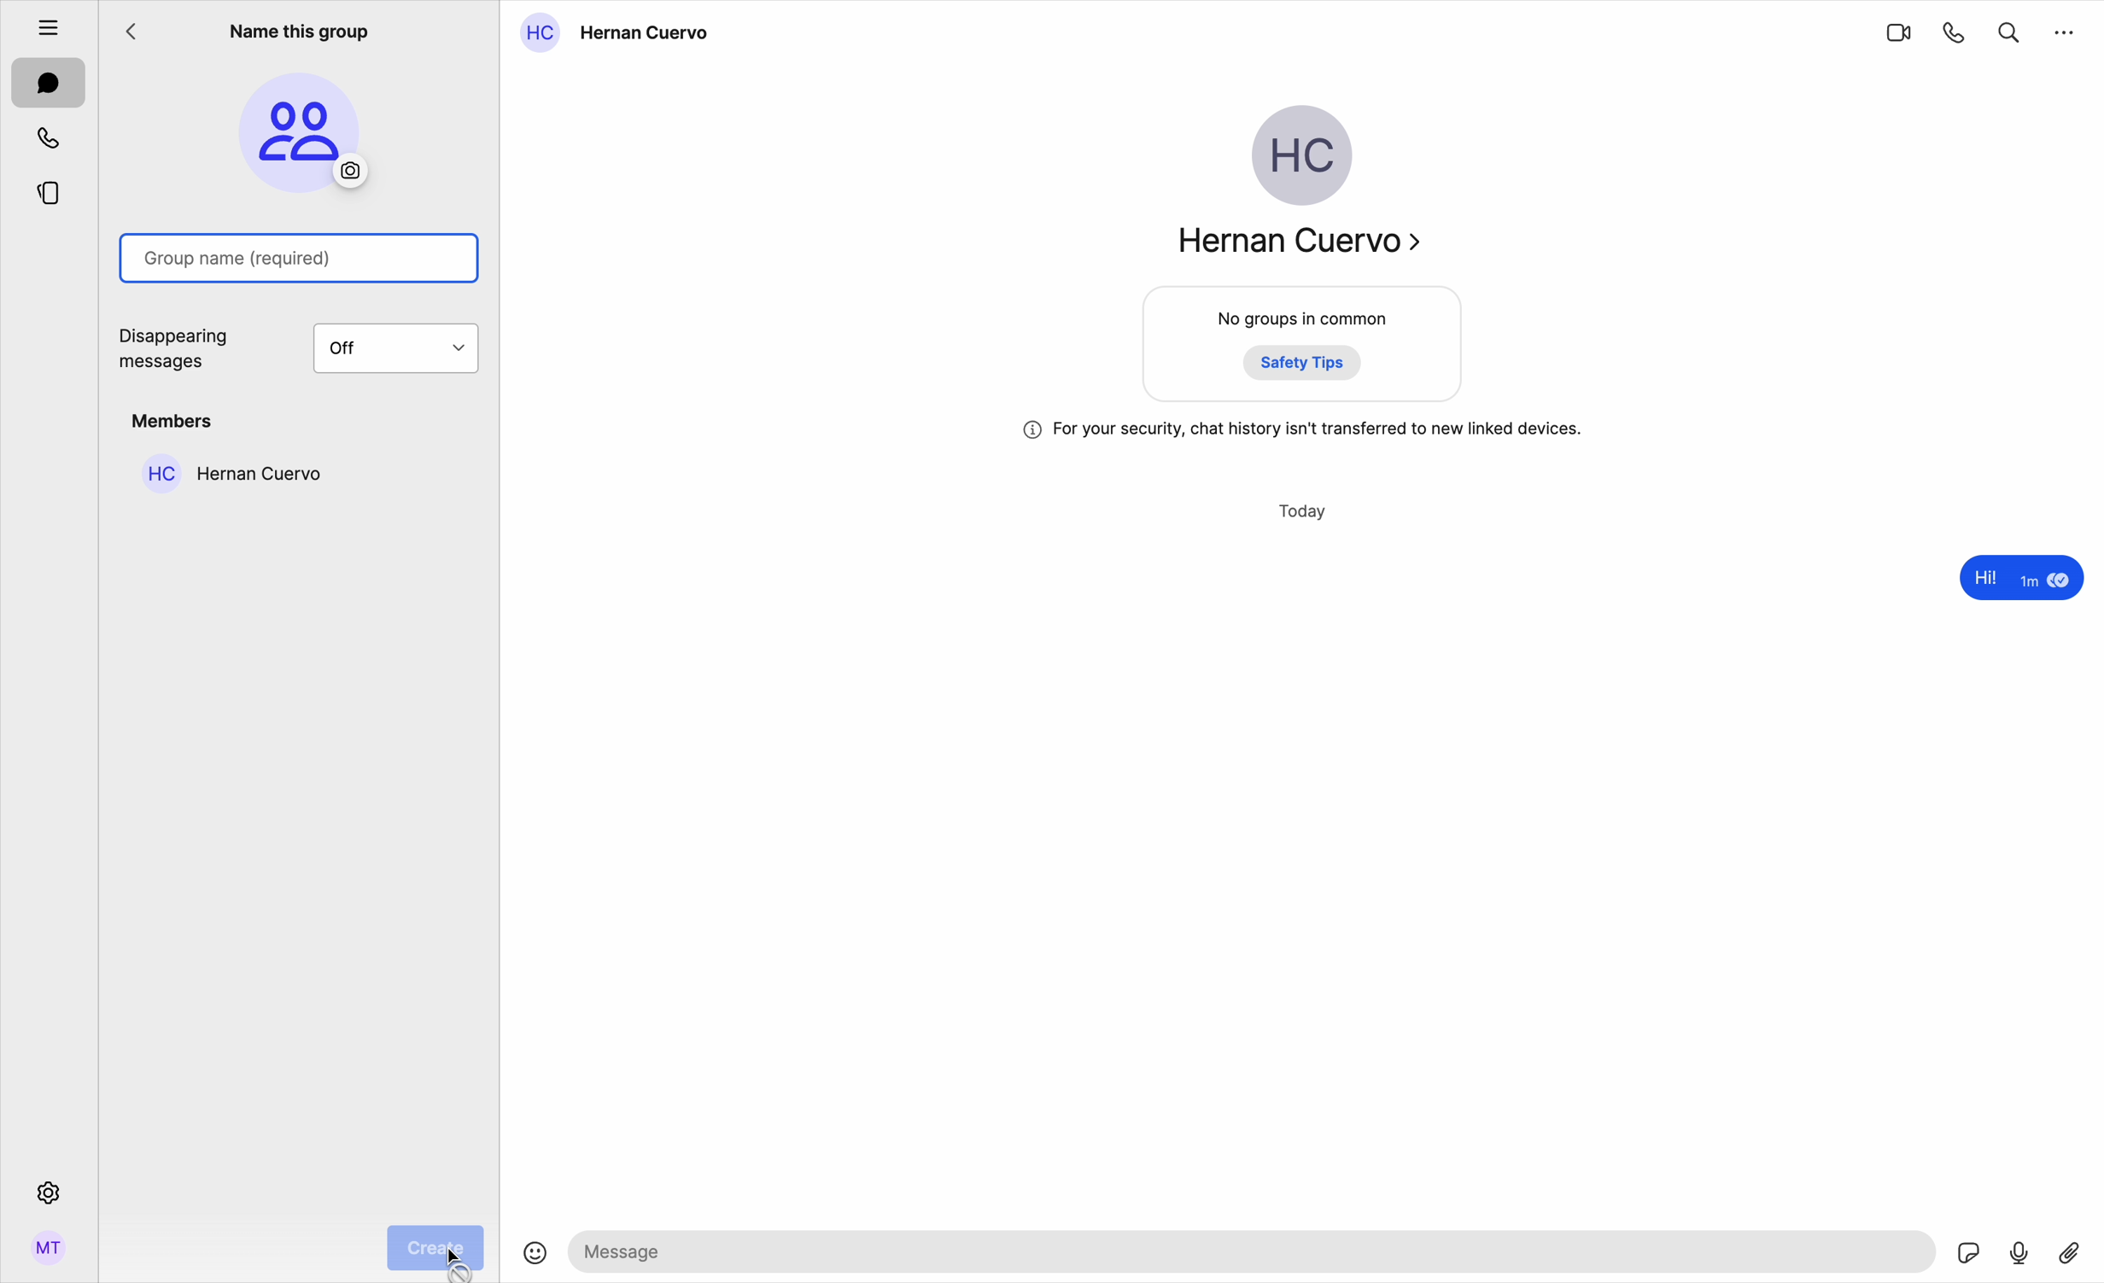 The height and width of the screenshot is (1283, 2104). I want to click on emoji, so click(535, 1255).